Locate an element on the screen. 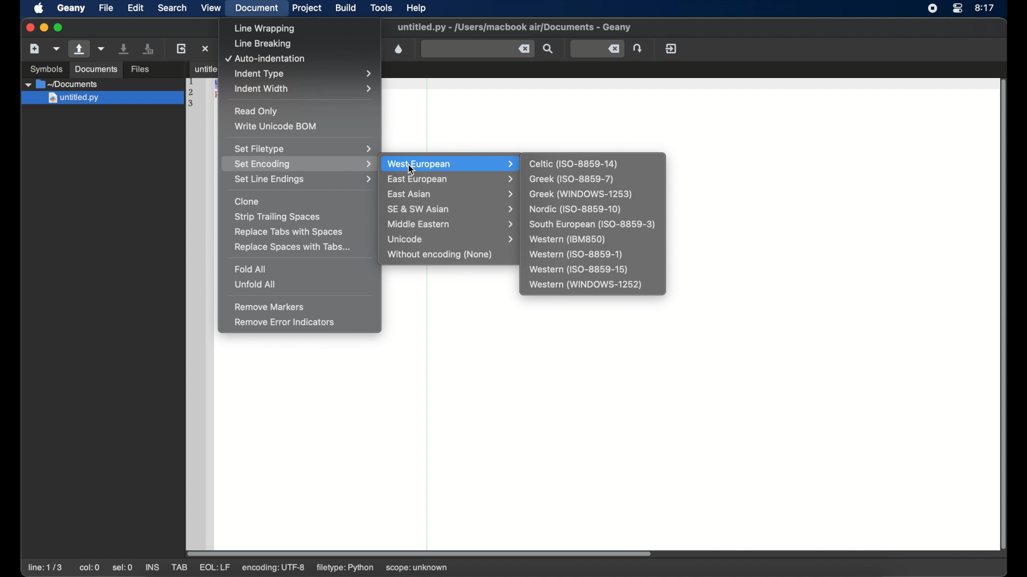  nordic is located at coordinates (574, 209).